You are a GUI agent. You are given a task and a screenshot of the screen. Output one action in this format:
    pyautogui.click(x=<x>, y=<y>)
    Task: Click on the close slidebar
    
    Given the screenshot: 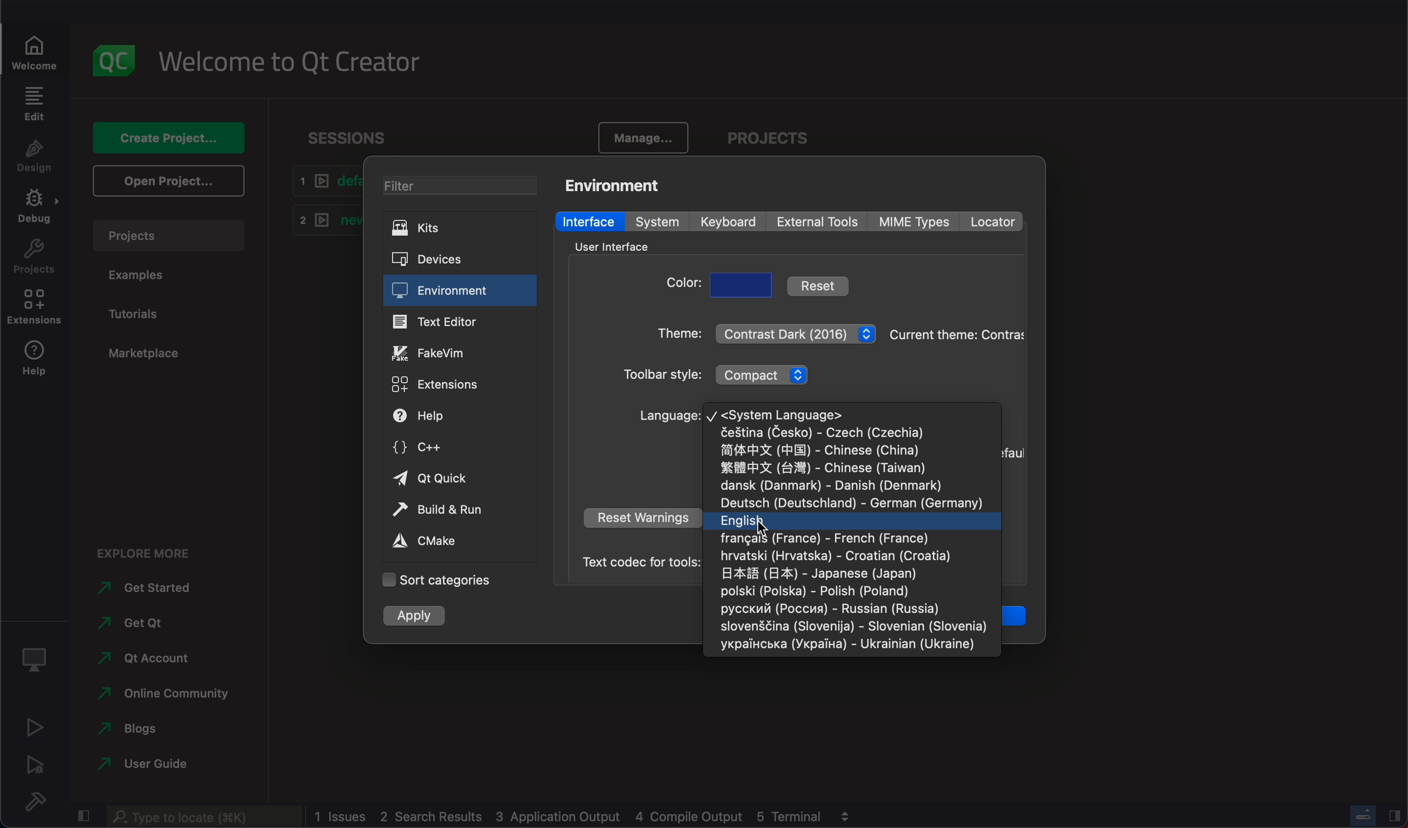 What is the action you would take?
    pyautogui.click(x=83, y=815)
    